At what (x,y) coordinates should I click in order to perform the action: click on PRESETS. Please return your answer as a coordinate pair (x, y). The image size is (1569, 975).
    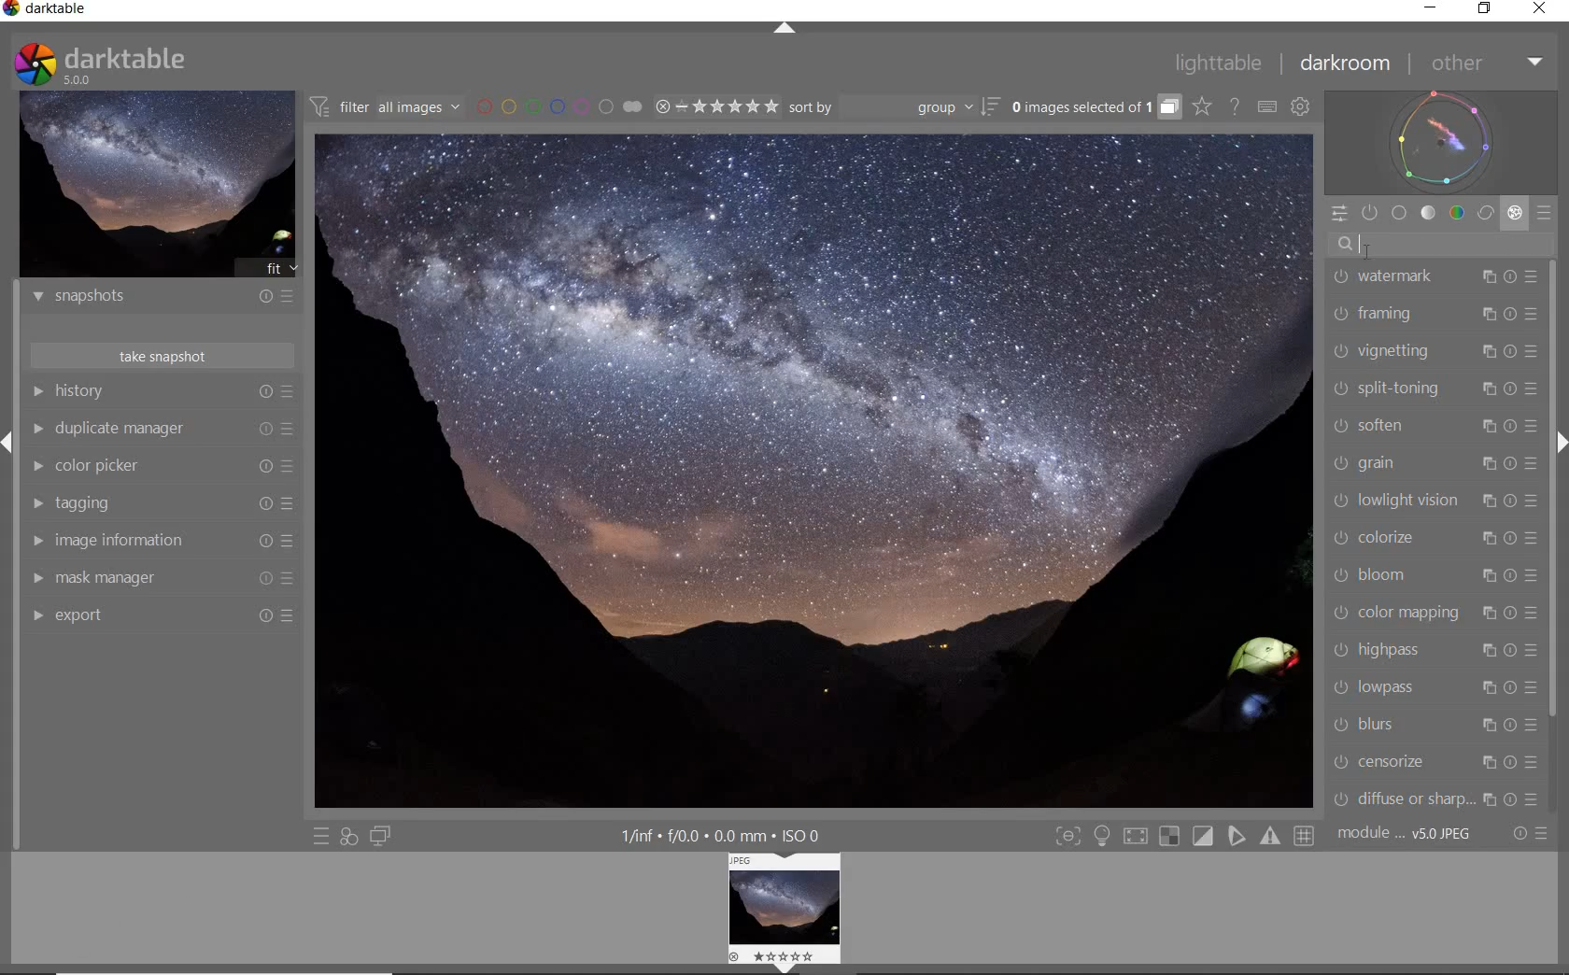
    Looking at the image, I should click on (1545, 216).